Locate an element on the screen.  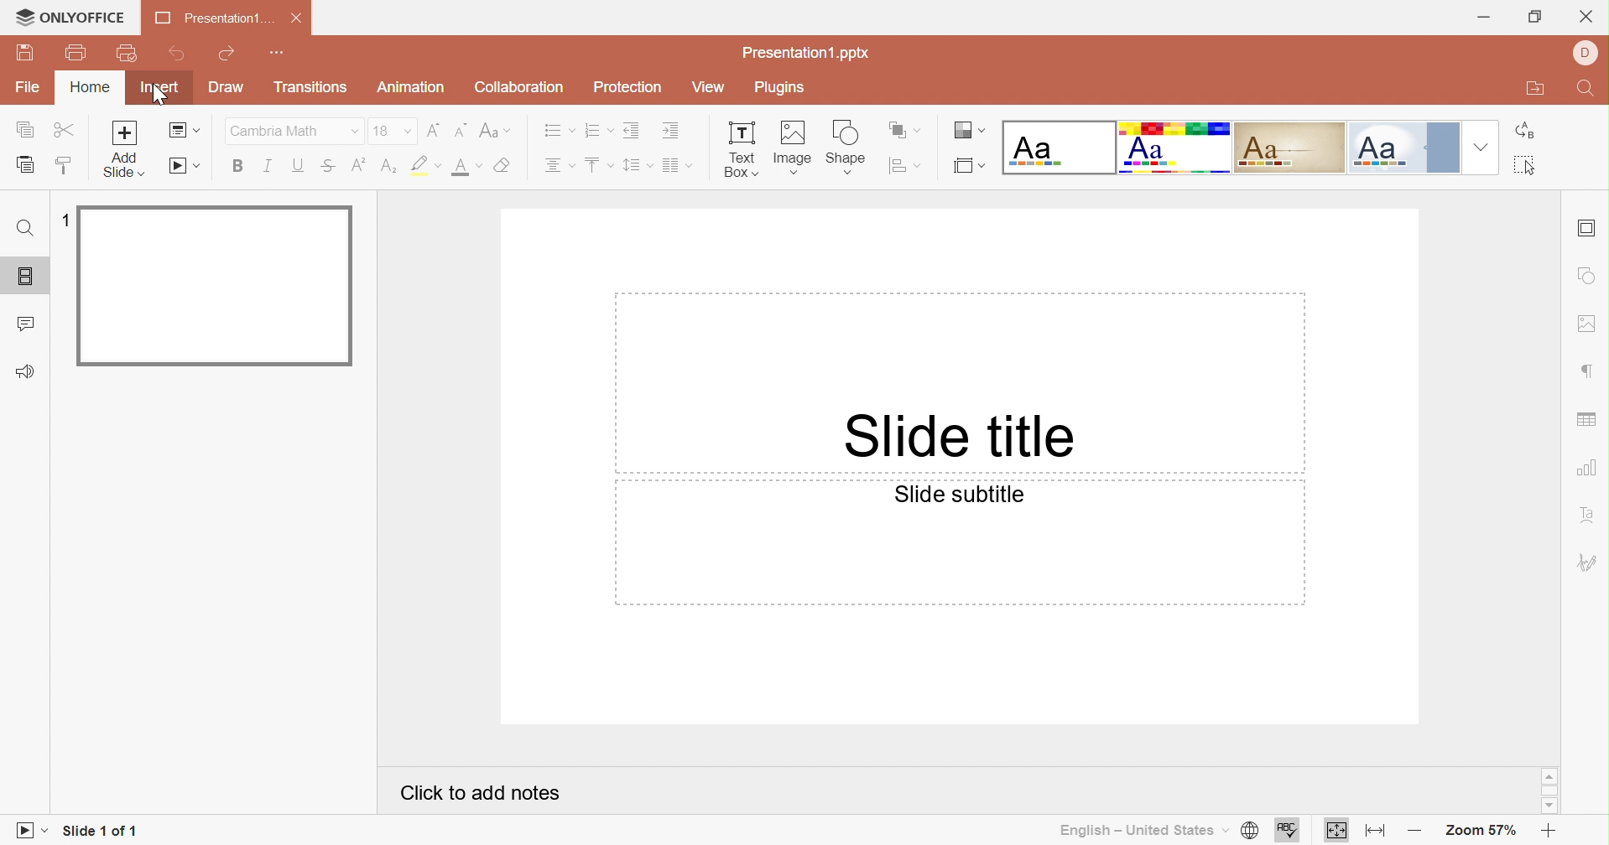
profile is located at coordinates (1589, 54).